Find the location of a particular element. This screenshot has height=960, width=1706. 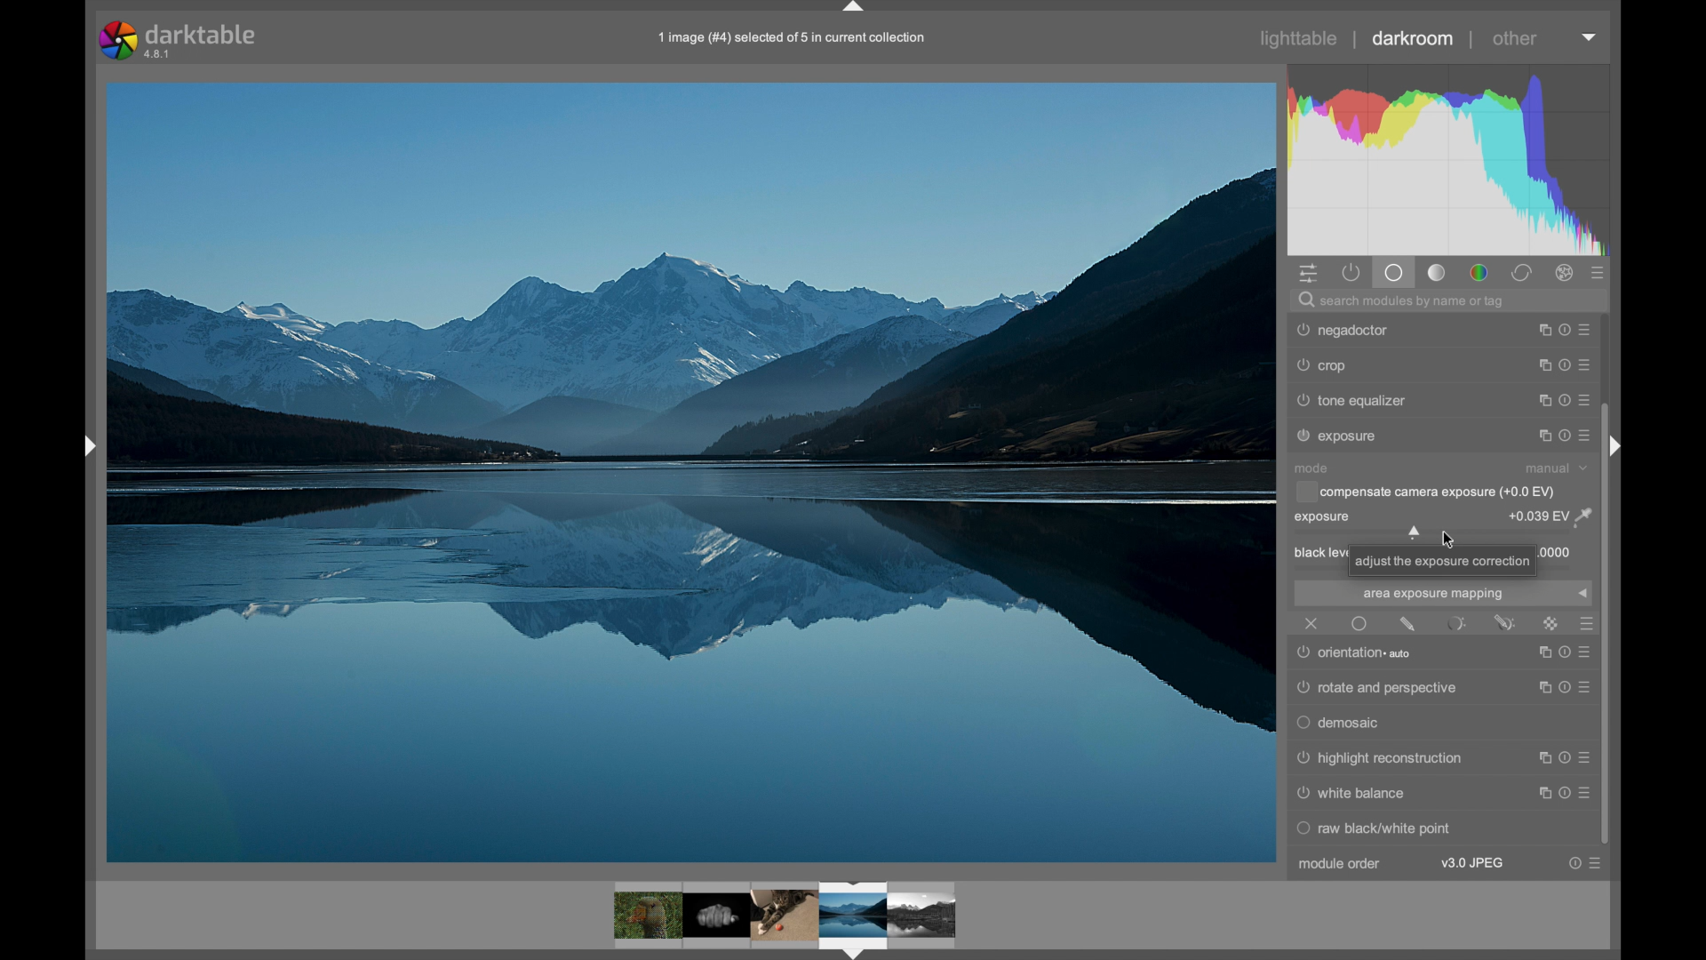

tone is located at coordinates (1438, 273).